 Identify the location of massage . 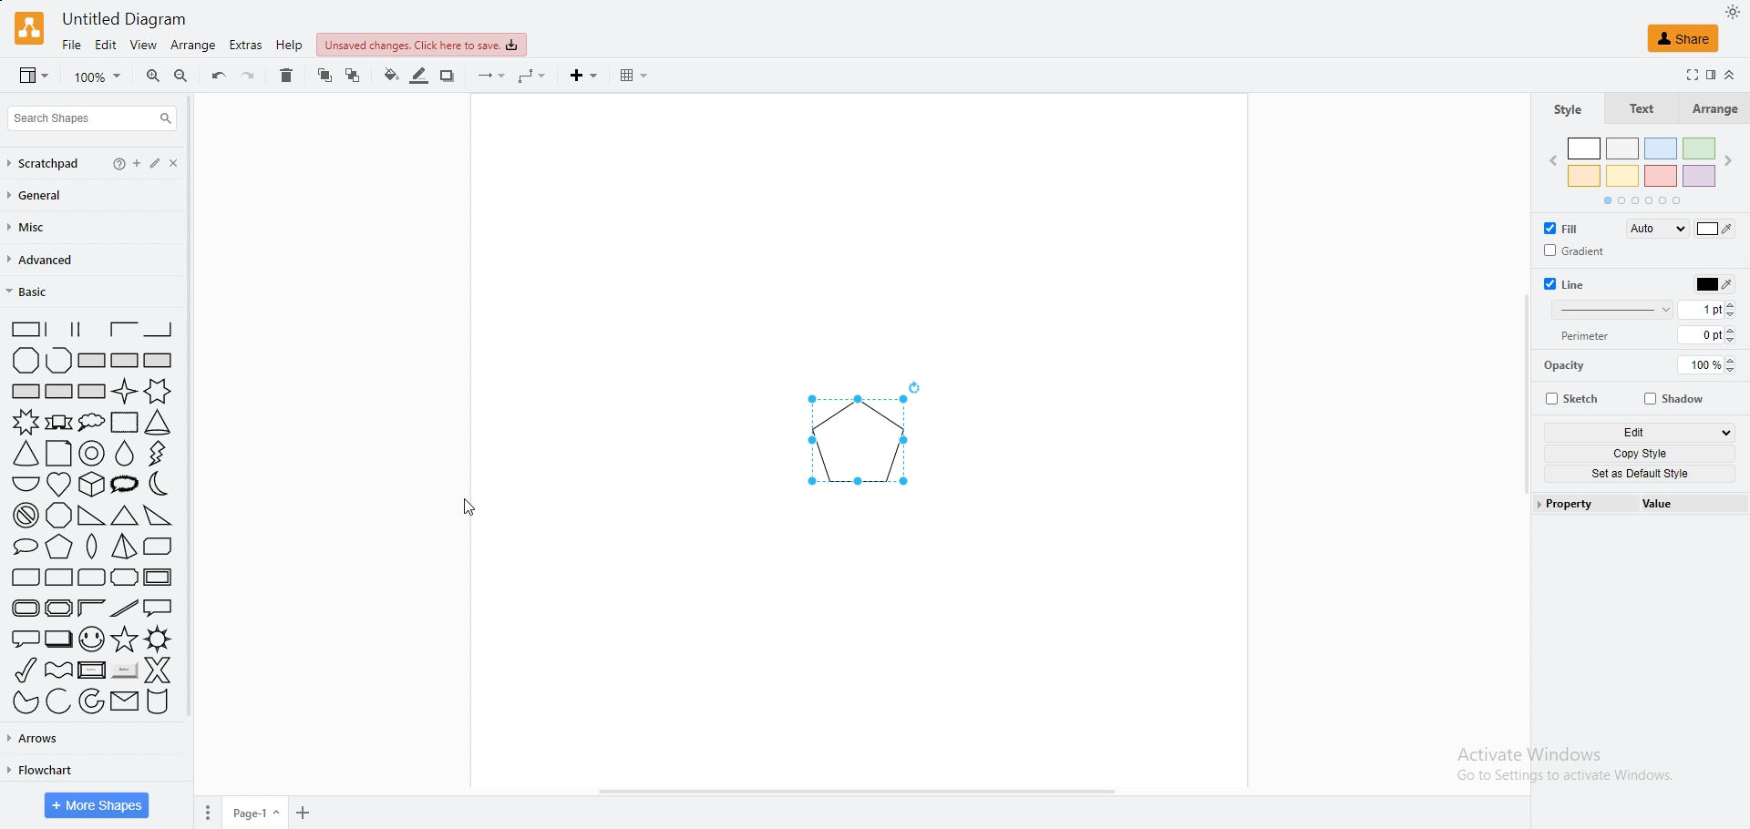
(124, 701).